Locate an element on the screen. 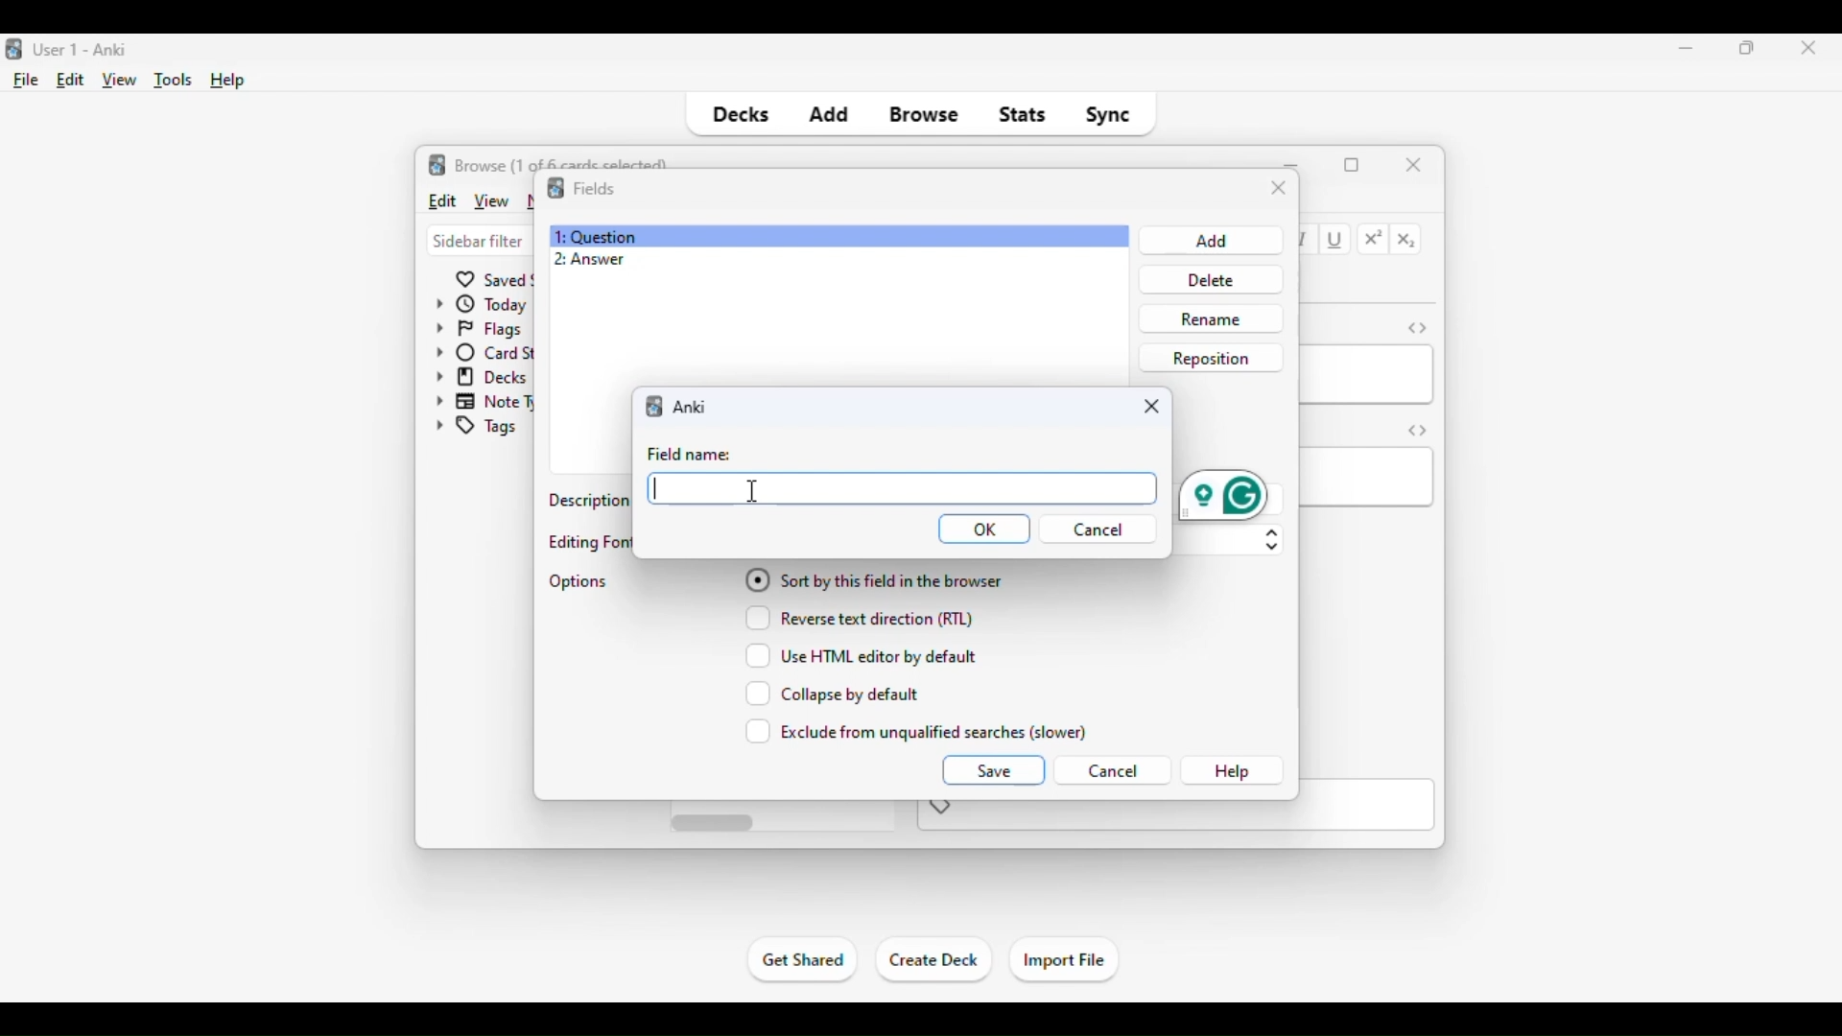 Image resolution: width=1842 pixels, height=1036 pixels. exclude from unqualified searches (slower) is located at coordinates (917, 731).